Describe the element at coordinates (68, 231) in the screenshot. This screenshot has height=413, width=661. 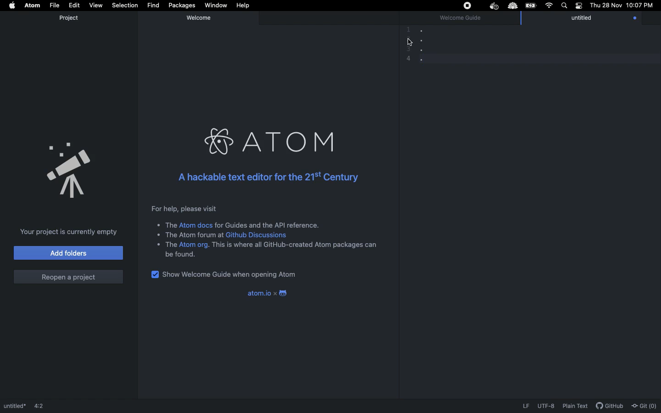
I see `Your project is currently empty` at that location.